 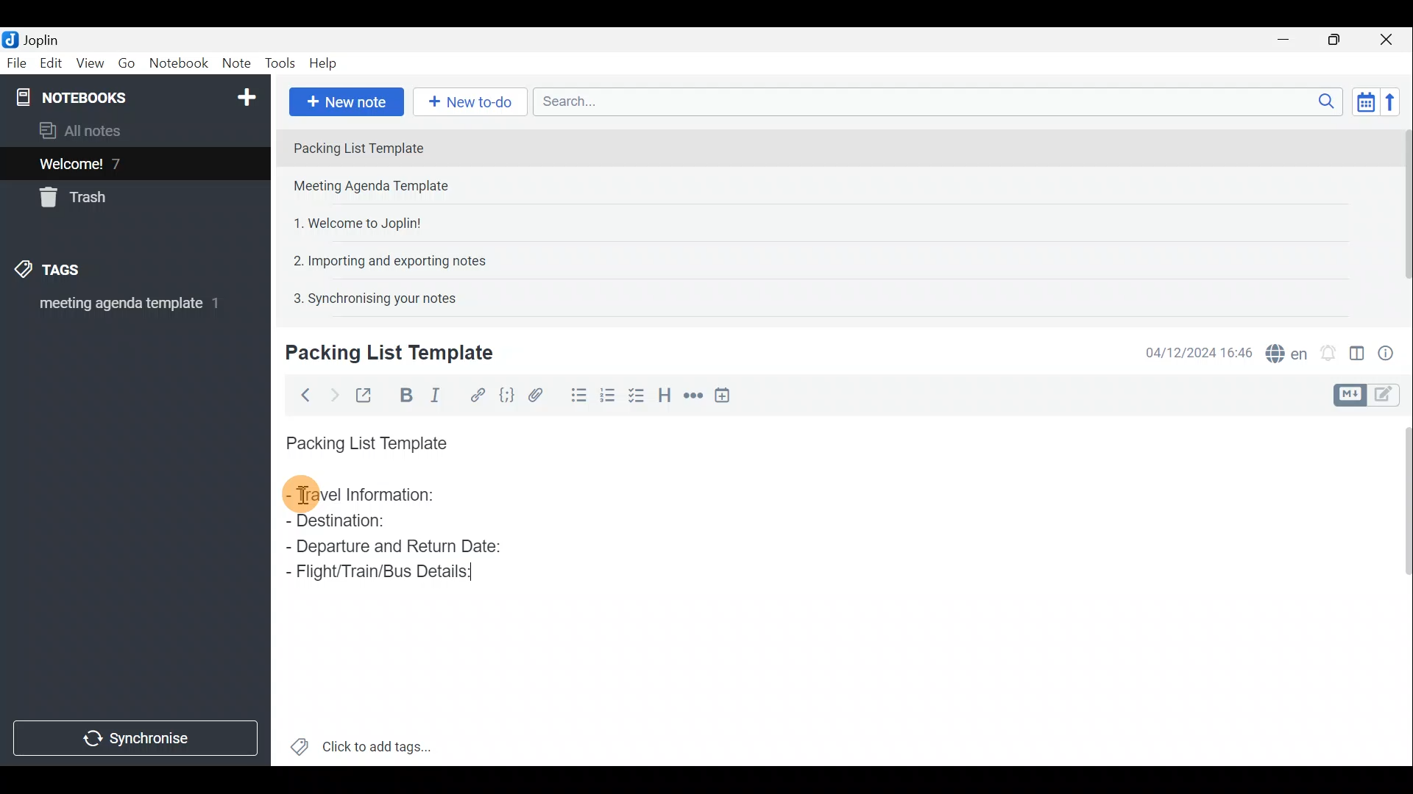 What do you see at coordinates (127, 308) in the screenshot?
I see `meeting agenda template` at bounding box center [127, 308].